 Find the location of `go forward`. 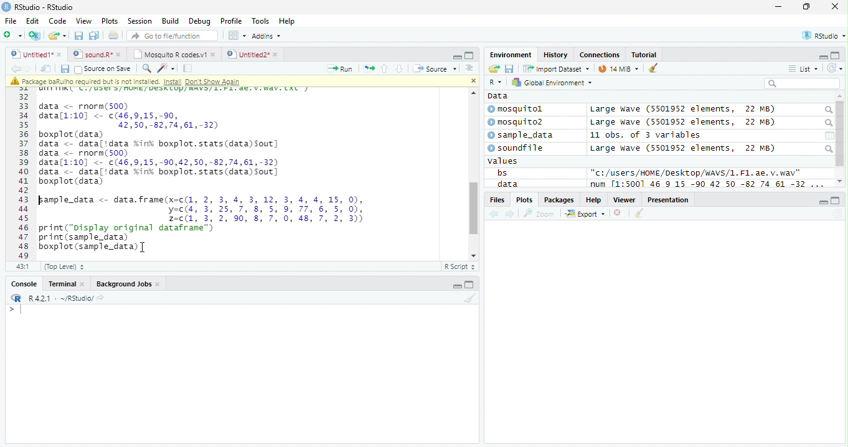

go forward is located at coordinates (511, 215).